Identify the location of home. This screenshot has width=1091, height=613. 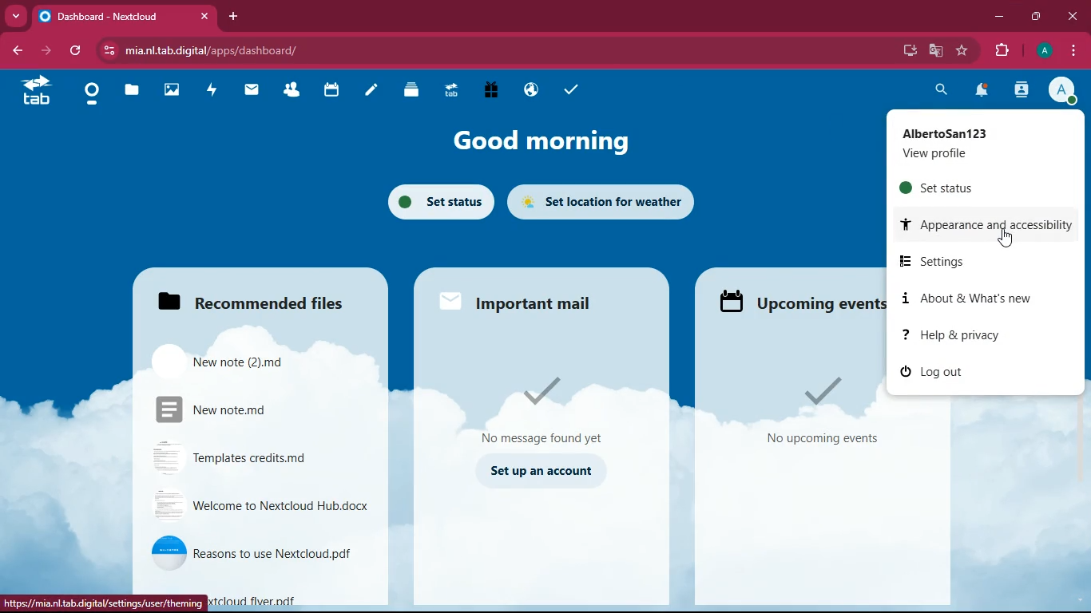
(88, 95).